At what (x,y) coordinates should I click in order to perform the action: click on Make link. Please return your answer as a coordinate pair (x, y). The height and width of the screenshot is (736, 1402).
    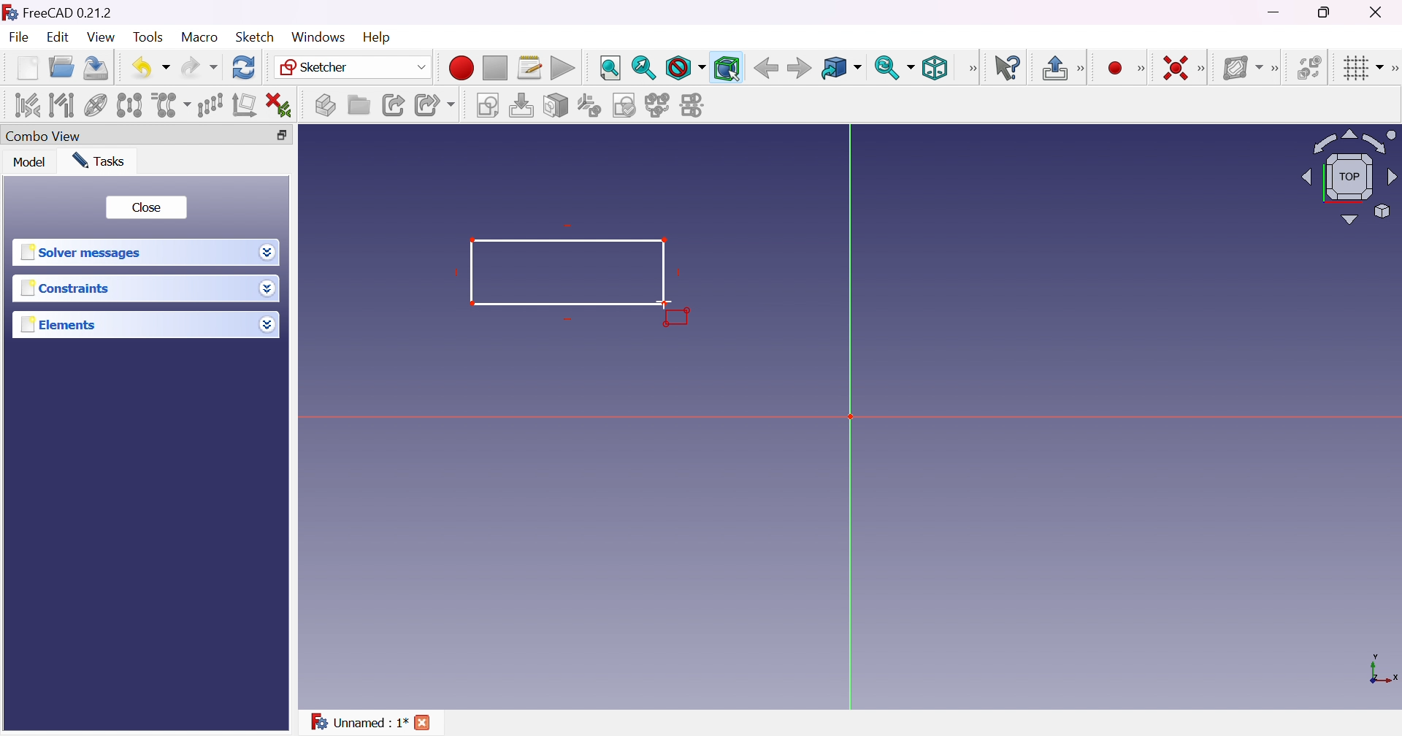
    Looking at the image, I should click on (396, 106).